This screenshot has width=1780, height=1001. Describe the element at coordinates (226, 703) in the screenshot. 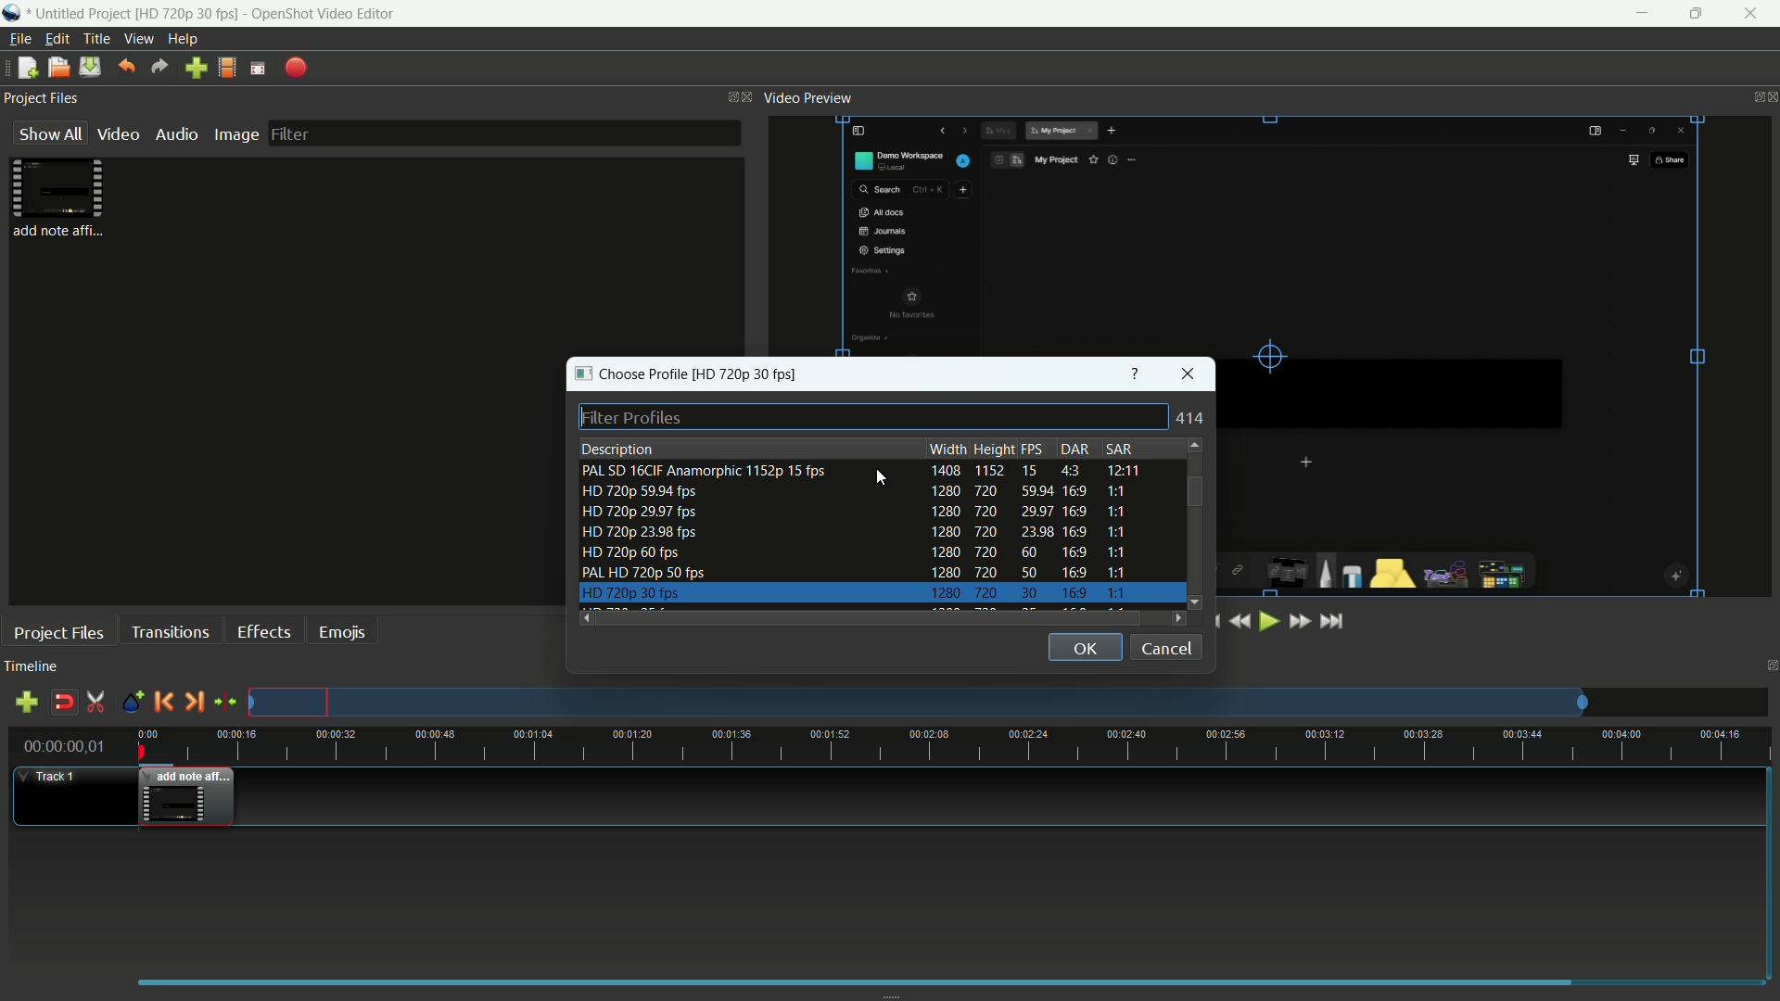

I see `center the timeline on the playhead` at that location.